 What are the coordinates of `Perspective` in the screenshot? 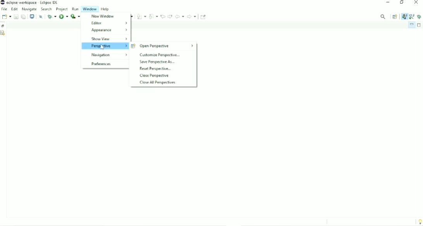 It's located at (105, 46).